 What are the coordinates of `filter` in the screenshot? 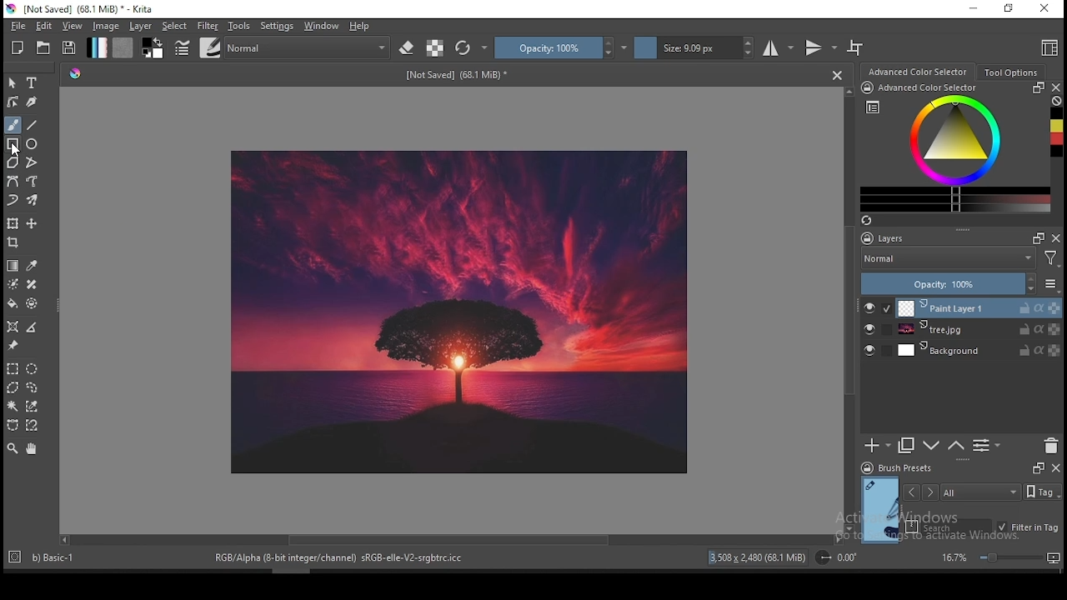 It's located at (208, 25).